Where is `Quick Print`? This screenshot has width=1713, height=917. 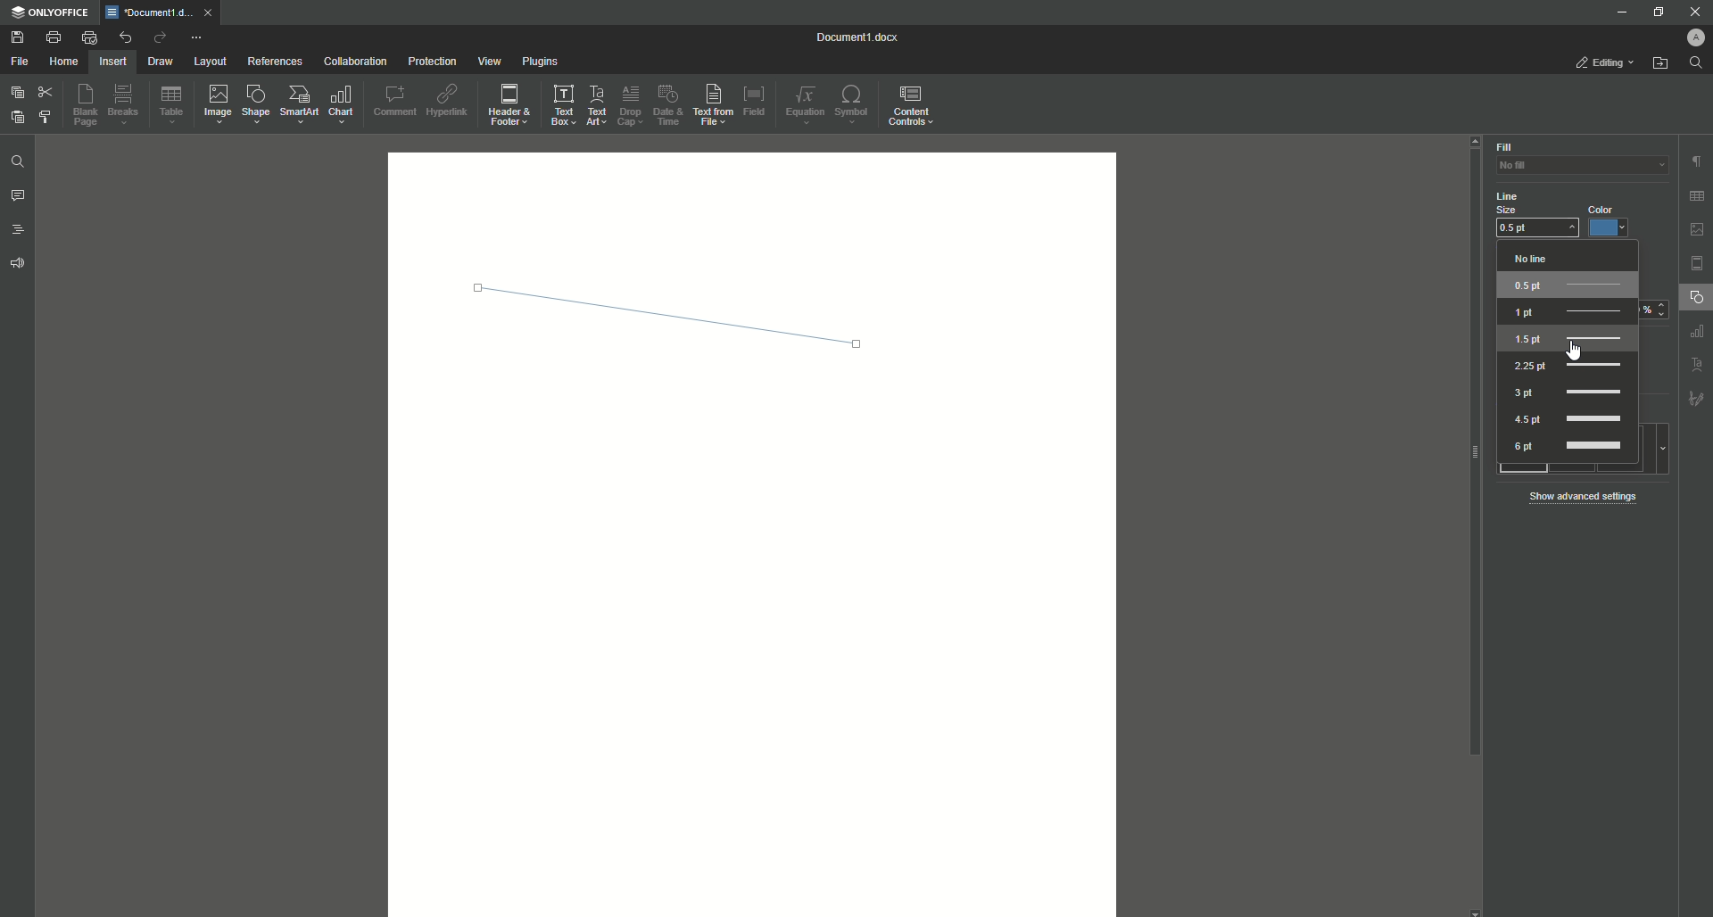 Quick Print is located at coordinates (88, 37).